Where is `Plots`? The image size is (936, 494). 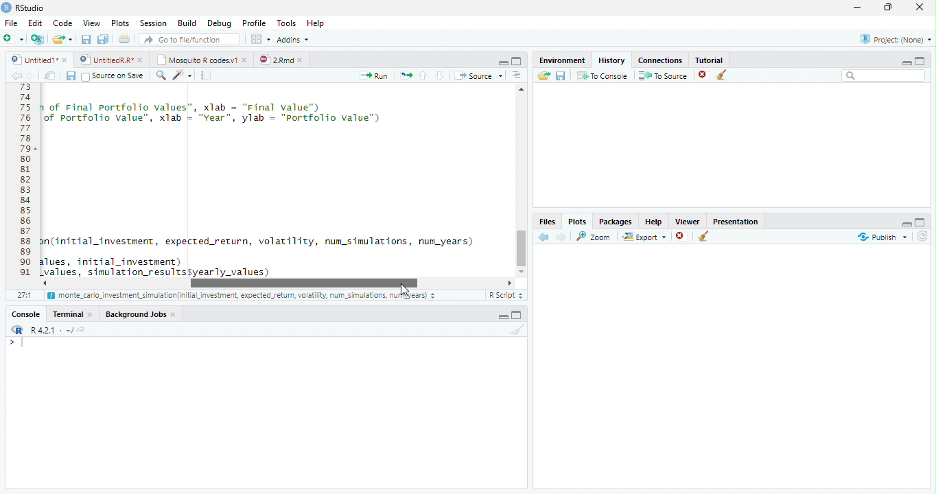 Plots is located at coordinates (577, 221).